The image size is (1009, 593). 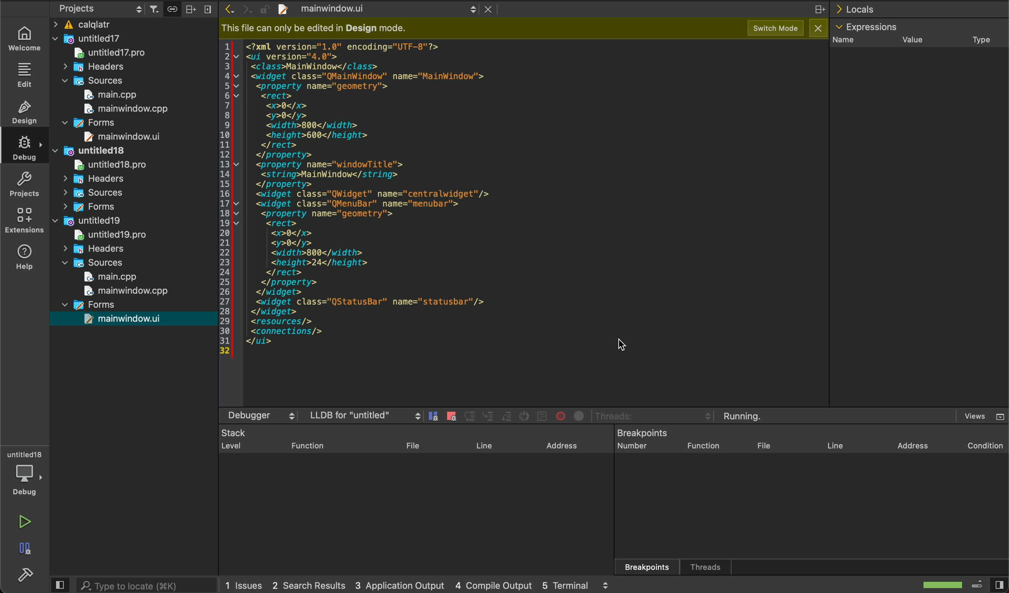 I want to click on Function, so click(x=705, y=445).